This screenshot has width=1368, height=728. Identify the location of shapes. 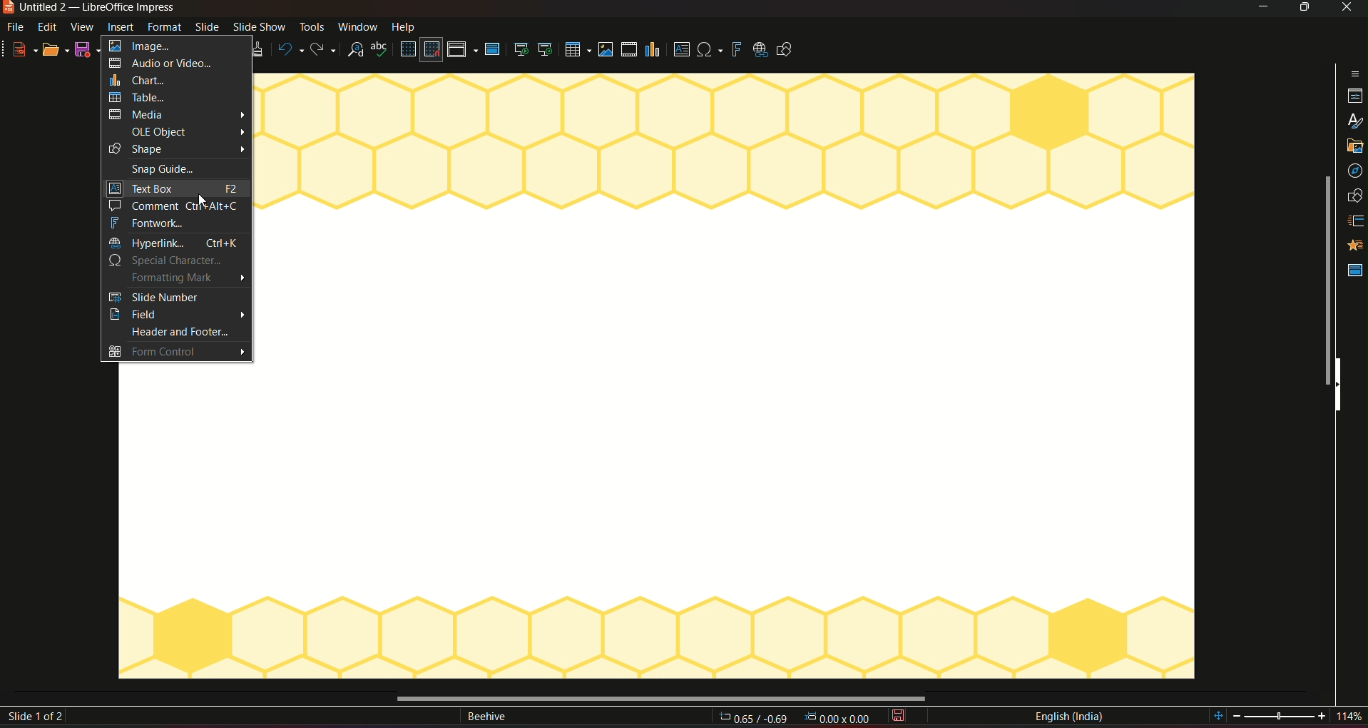
(1357, 196).